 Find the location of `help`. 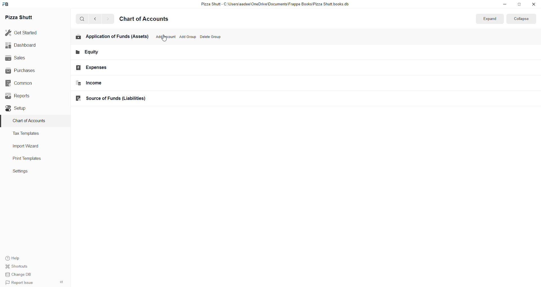

help is located at coordinates (18, 258).